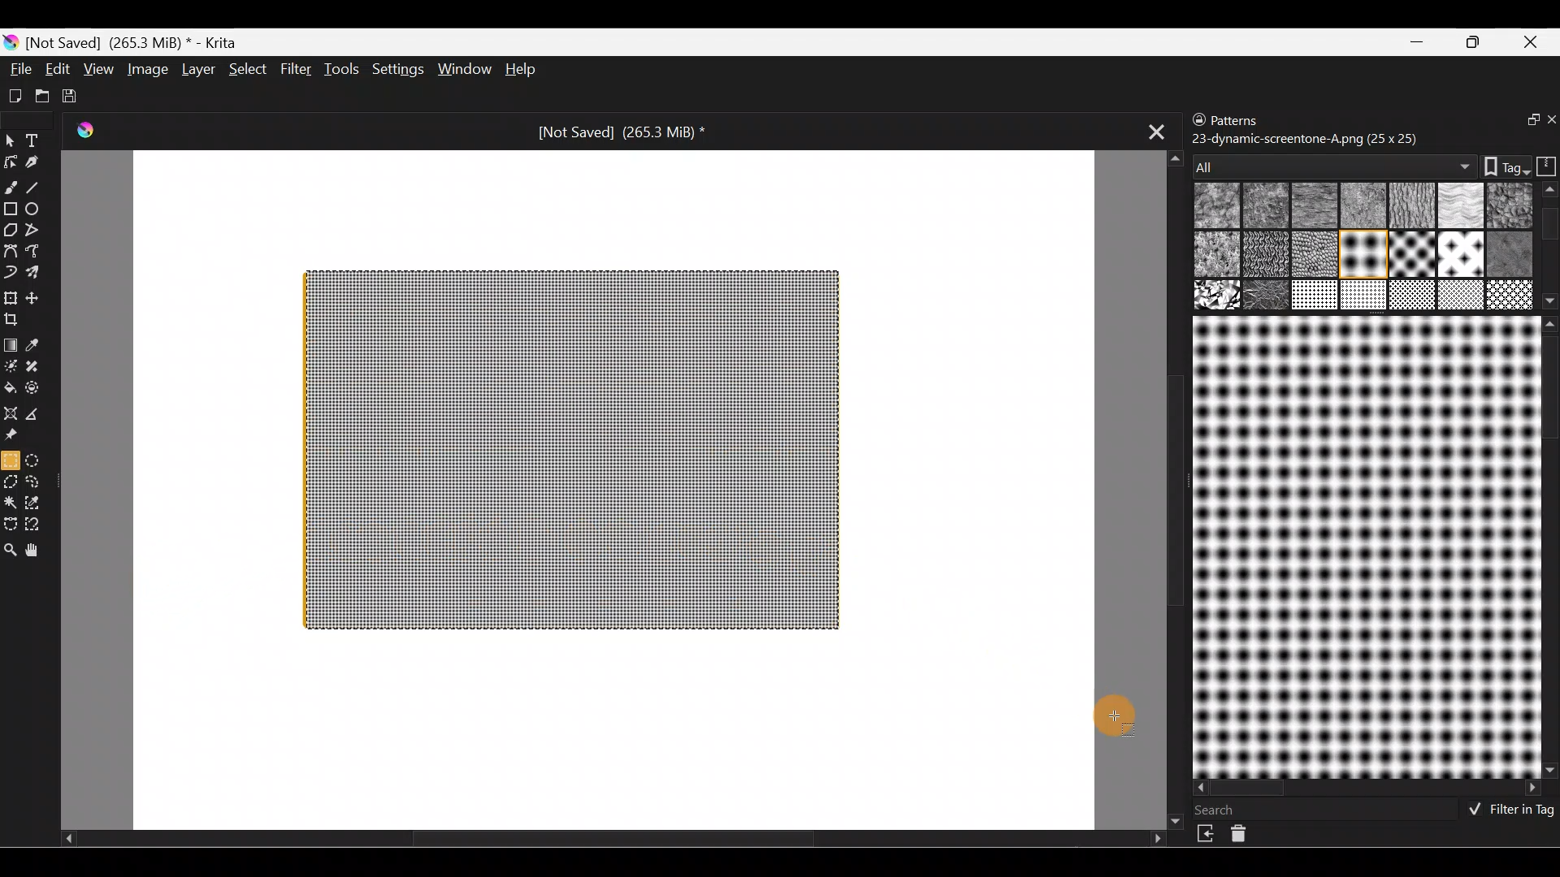  Describe the element at coordinates (1247, 837) in the screenshot. I see `Delete resource` at that location.